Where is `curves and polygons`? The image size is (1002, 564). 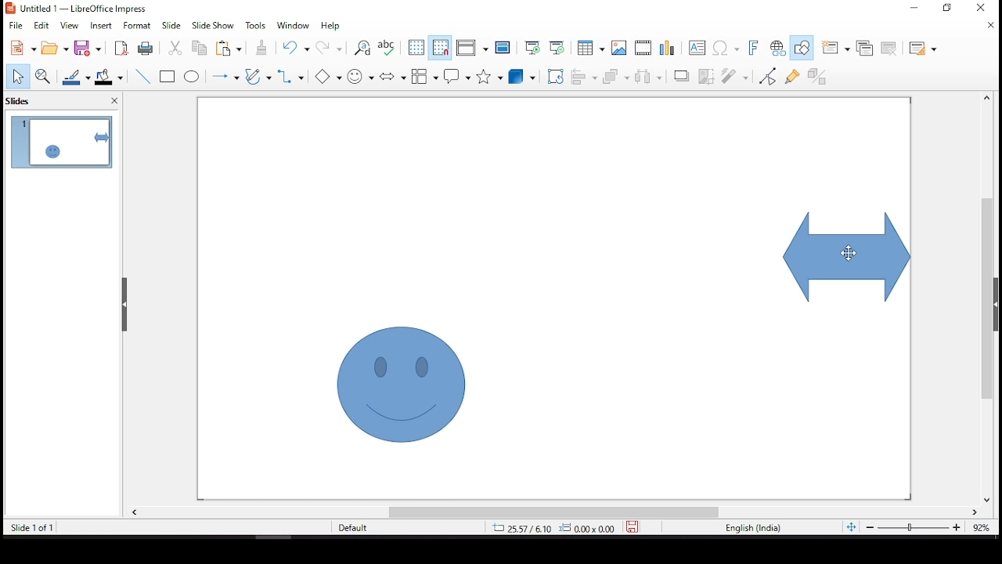
curves and polygons is located at coordinates (258, 78).